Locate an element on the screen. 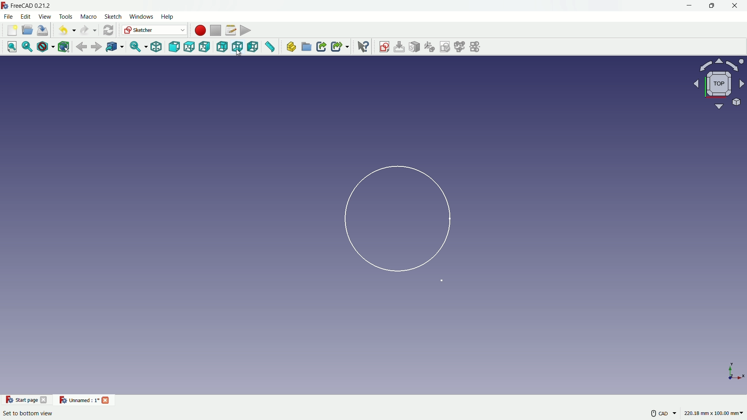  edit sketch is located at coordinates (400, 47).